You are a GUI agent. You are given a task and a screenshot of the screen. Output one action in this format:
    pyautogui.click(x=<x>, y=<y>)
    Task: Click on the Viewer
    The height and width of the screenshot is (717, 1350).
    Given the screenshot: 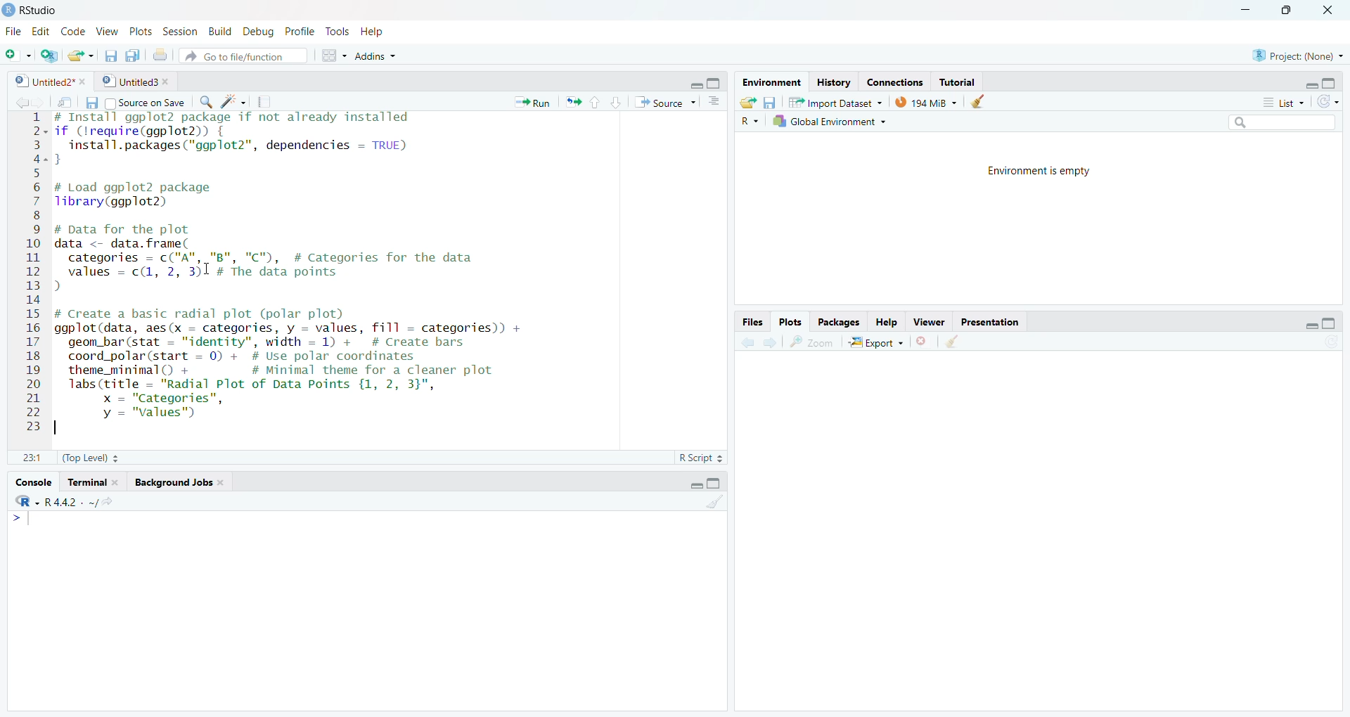 What is the action you would take?
    pyautogui.click(x=928, y=322)
    